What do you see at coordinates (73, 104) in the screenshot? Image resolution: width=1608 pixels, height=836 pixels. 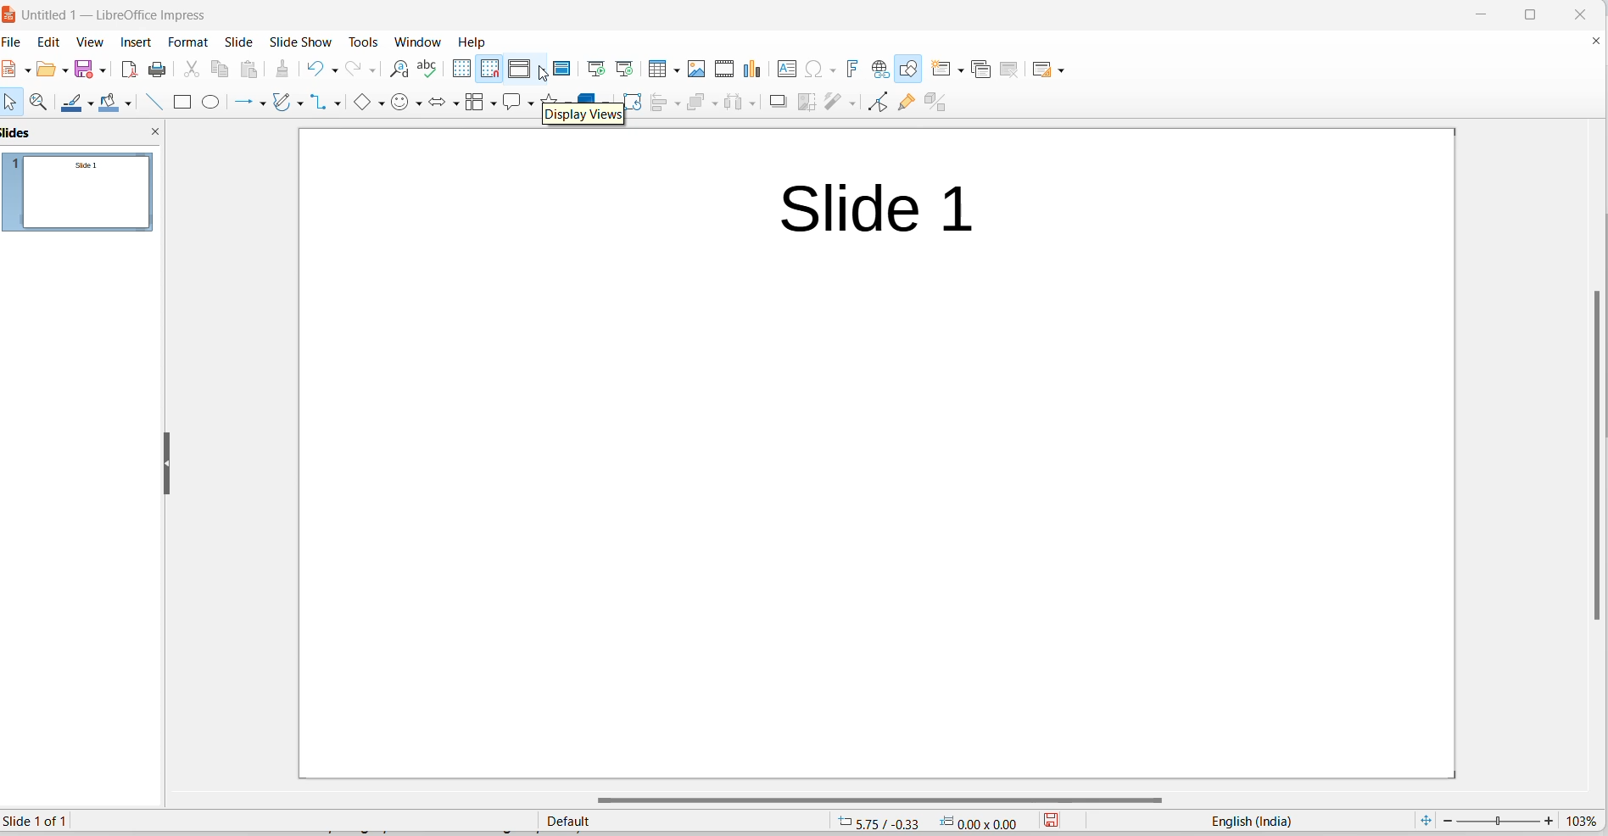 I see `line colors` at bounding box center [73, 104].